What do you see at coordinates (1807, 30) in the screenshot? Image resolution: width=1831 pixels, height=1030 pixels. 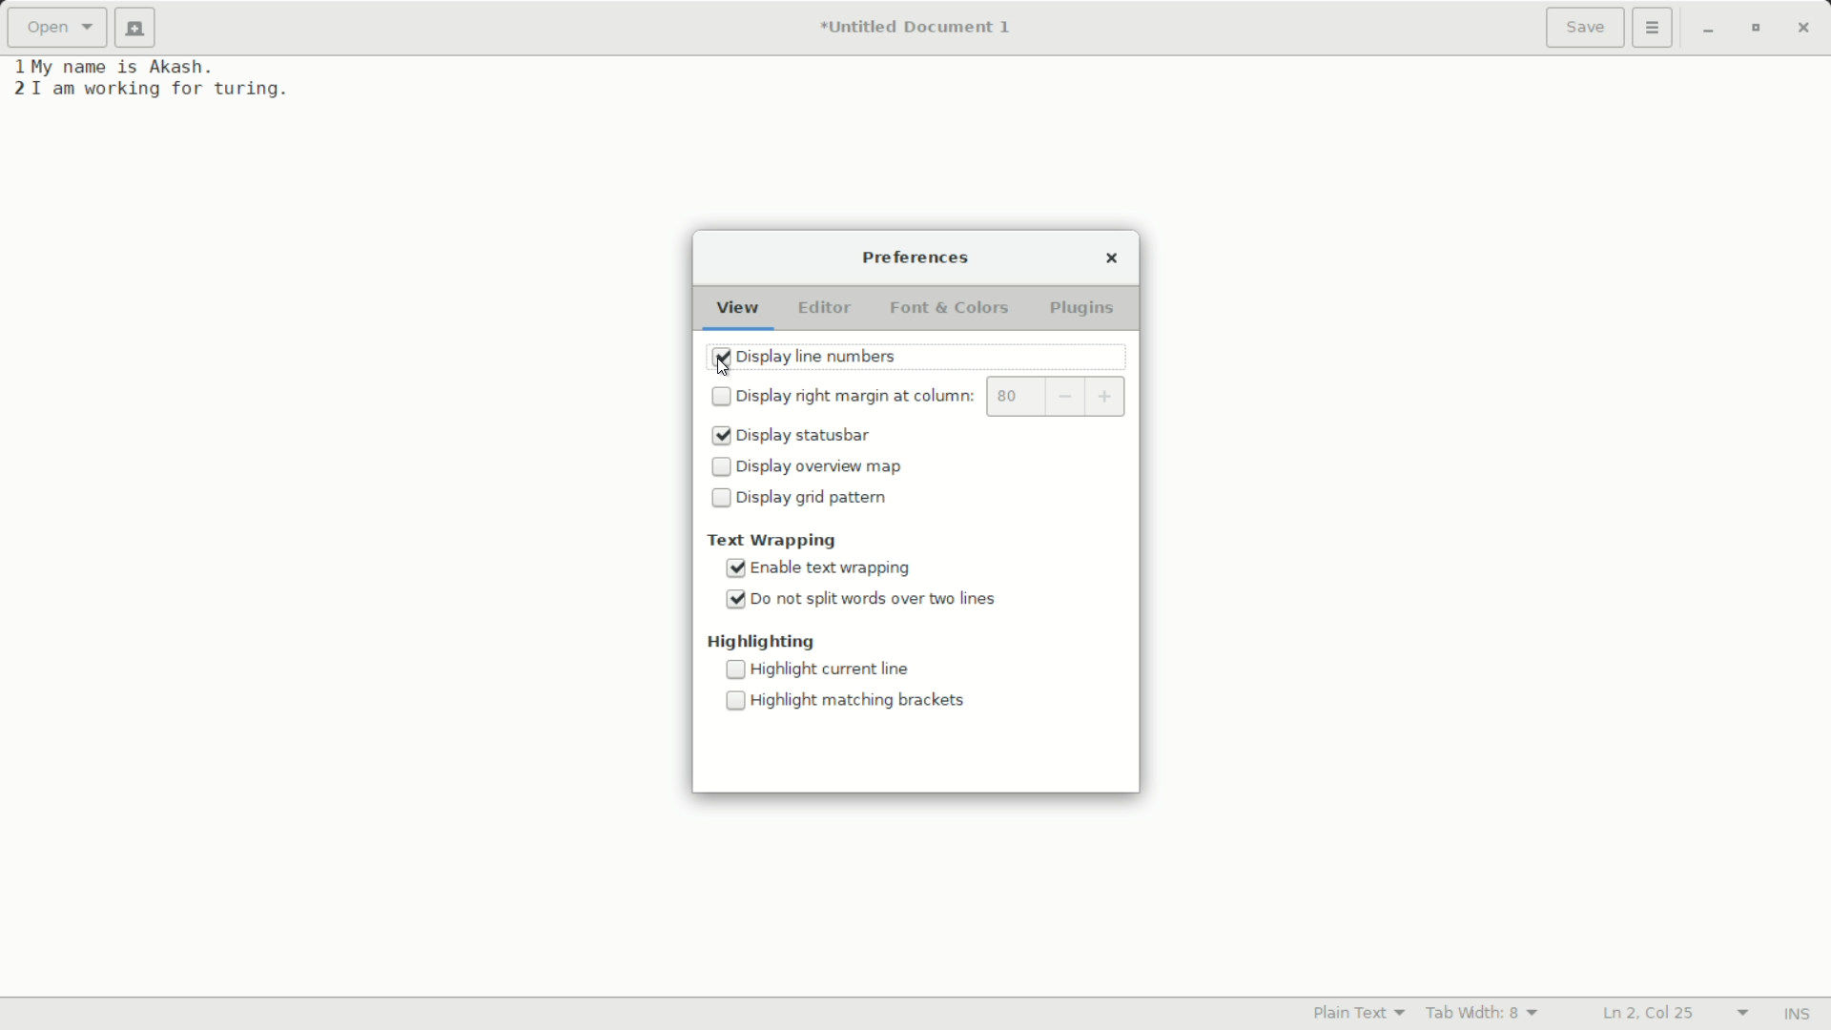 I see `close app` at bounding box center [1807, 30].